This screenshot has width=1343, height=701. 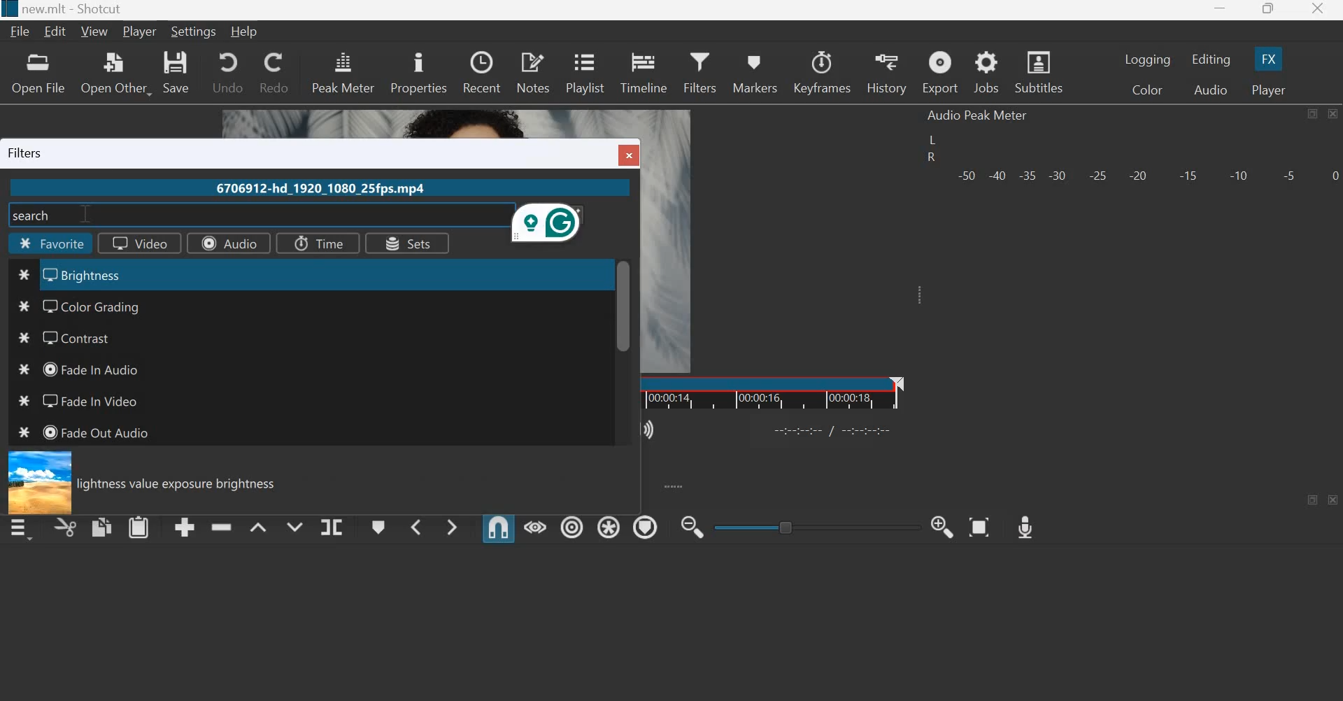 I want to click on close, so click(x=1334, y=500).